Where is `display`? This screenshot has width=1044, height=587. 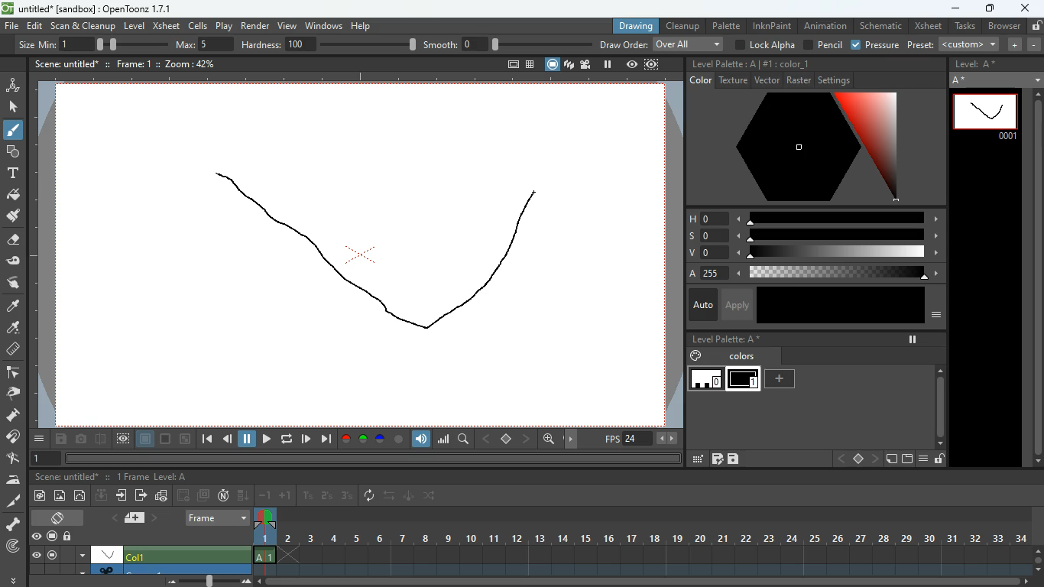
display is located at coordinates (107, 553).